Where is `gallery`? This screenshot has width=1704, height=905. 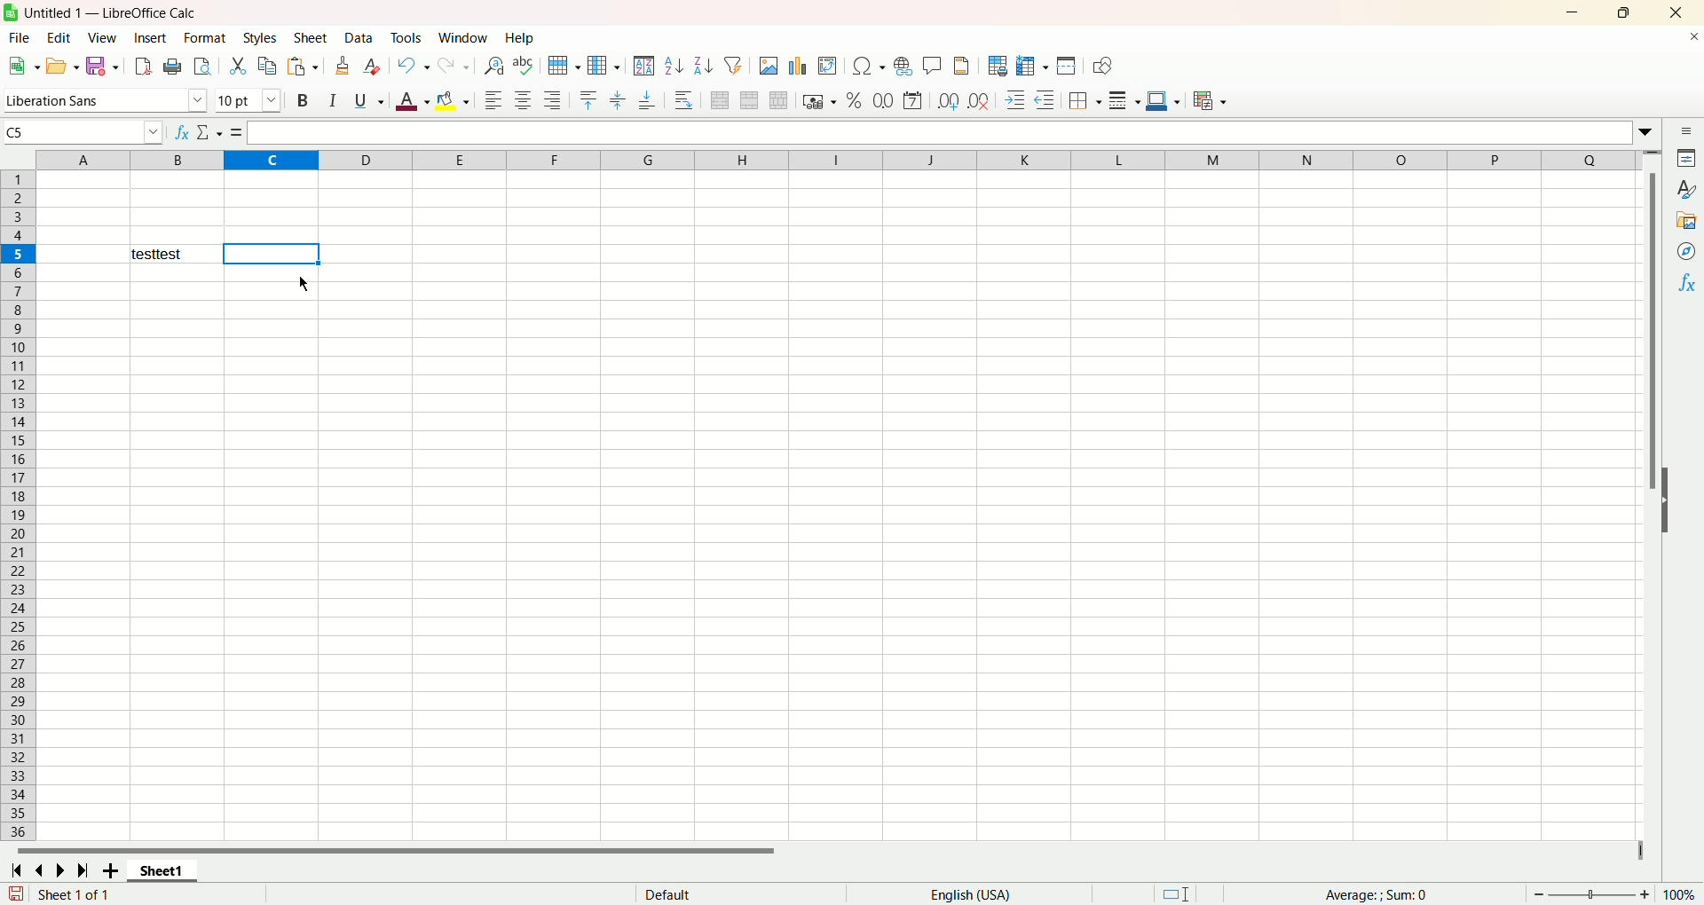 gallery is located at coordinates (1684, 221).